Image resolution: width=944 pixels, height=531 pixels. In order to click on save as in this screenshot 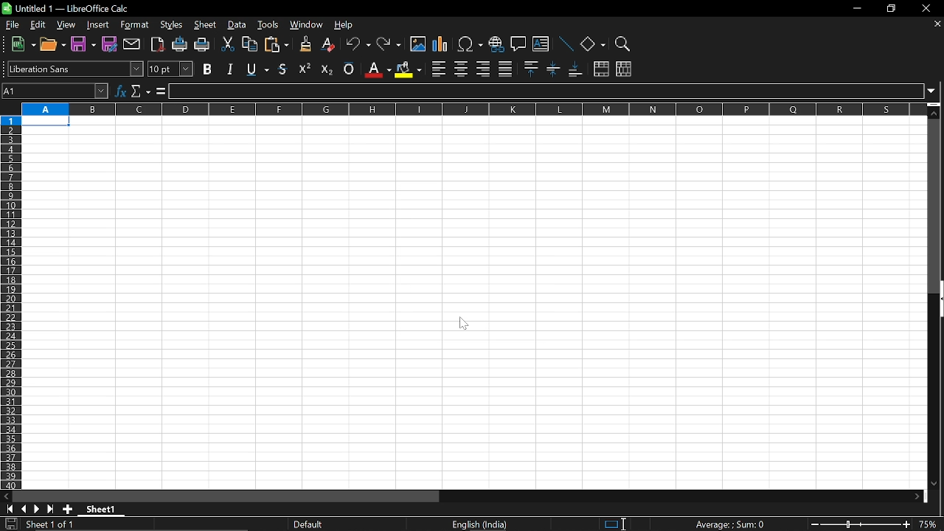, I will do `click(110, 44)`.